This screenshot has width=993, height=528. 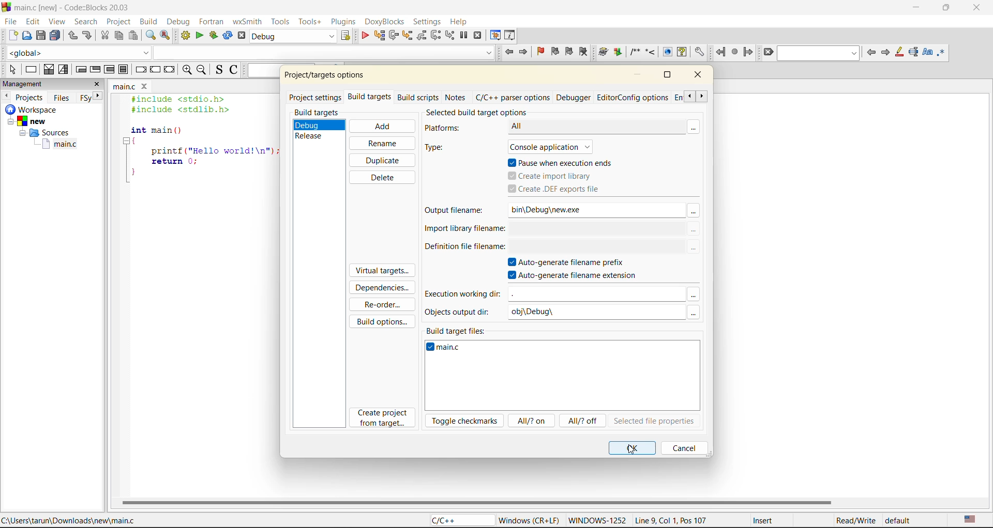 I want to click on scroll front, so click(x=702, y=98).